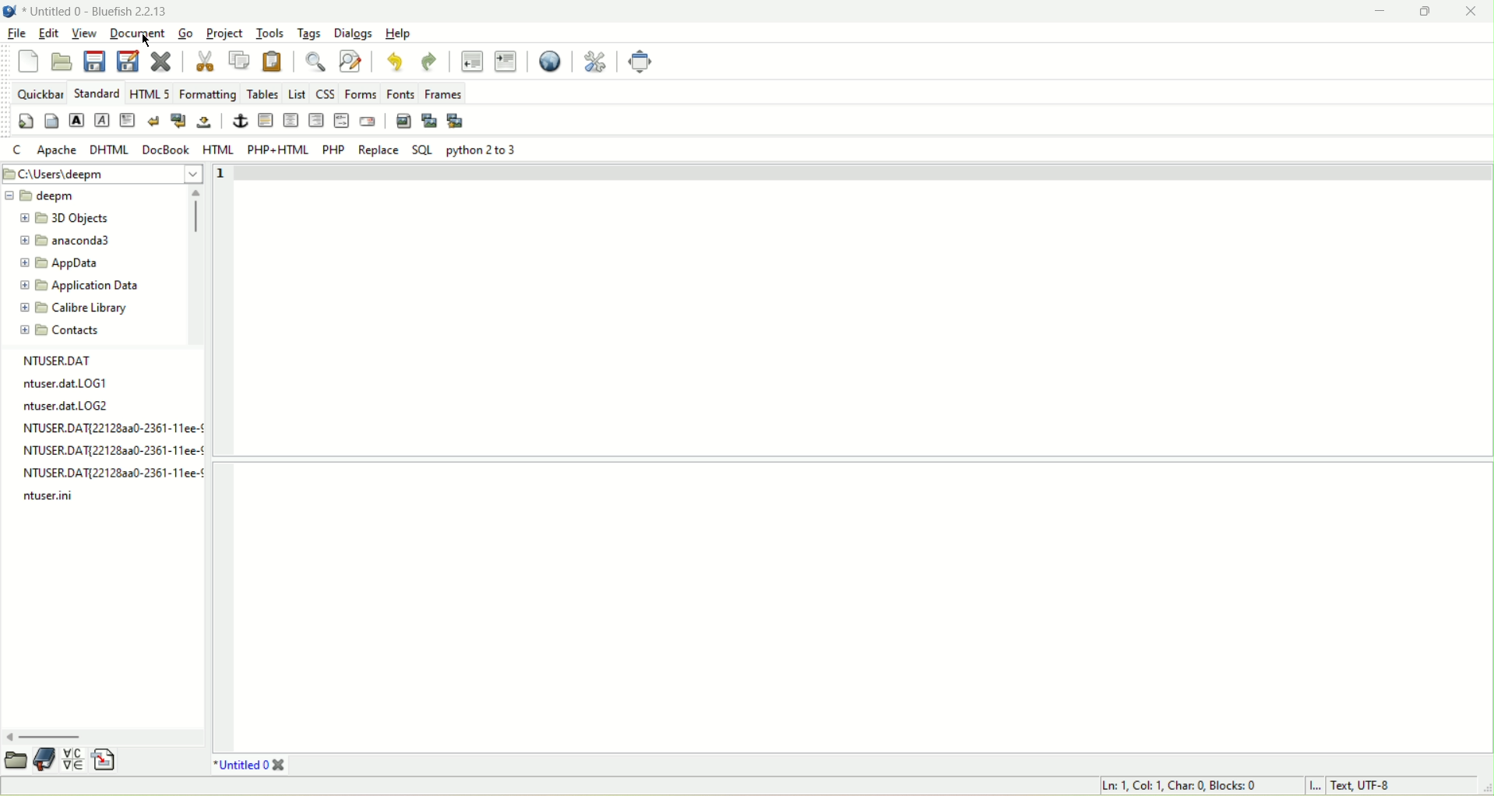  Describe the element at coordinates (9, 11) in the screenshot. I see `bluefish icon` at that location.